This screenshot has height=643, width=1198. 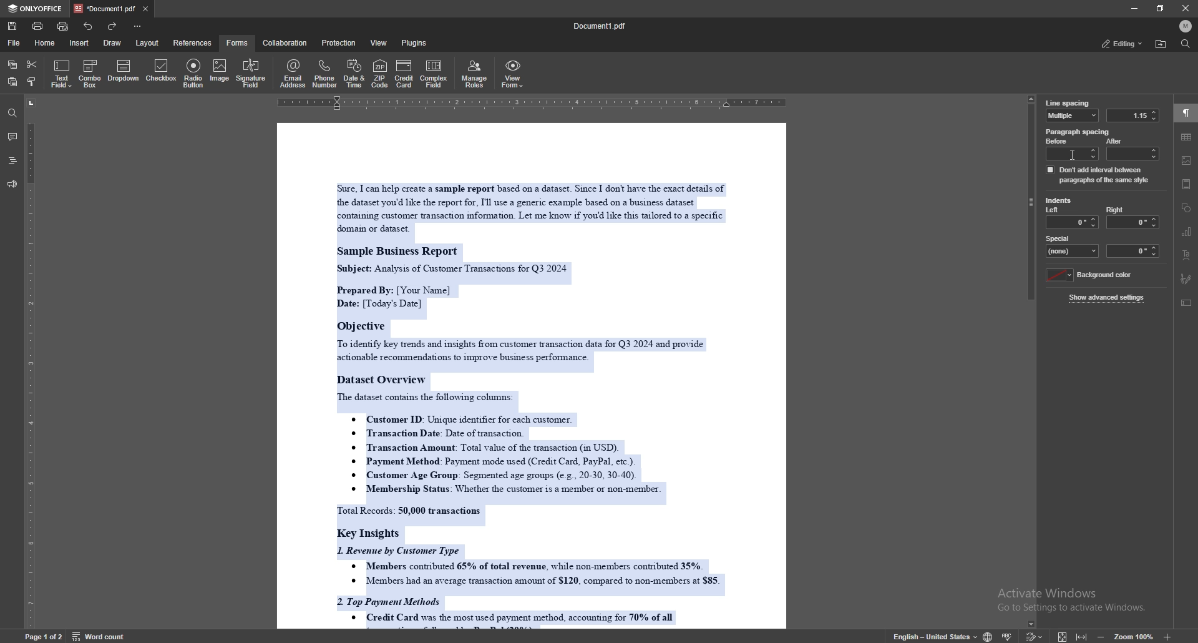 I want to click on change text language, so click(x=935, y=636).